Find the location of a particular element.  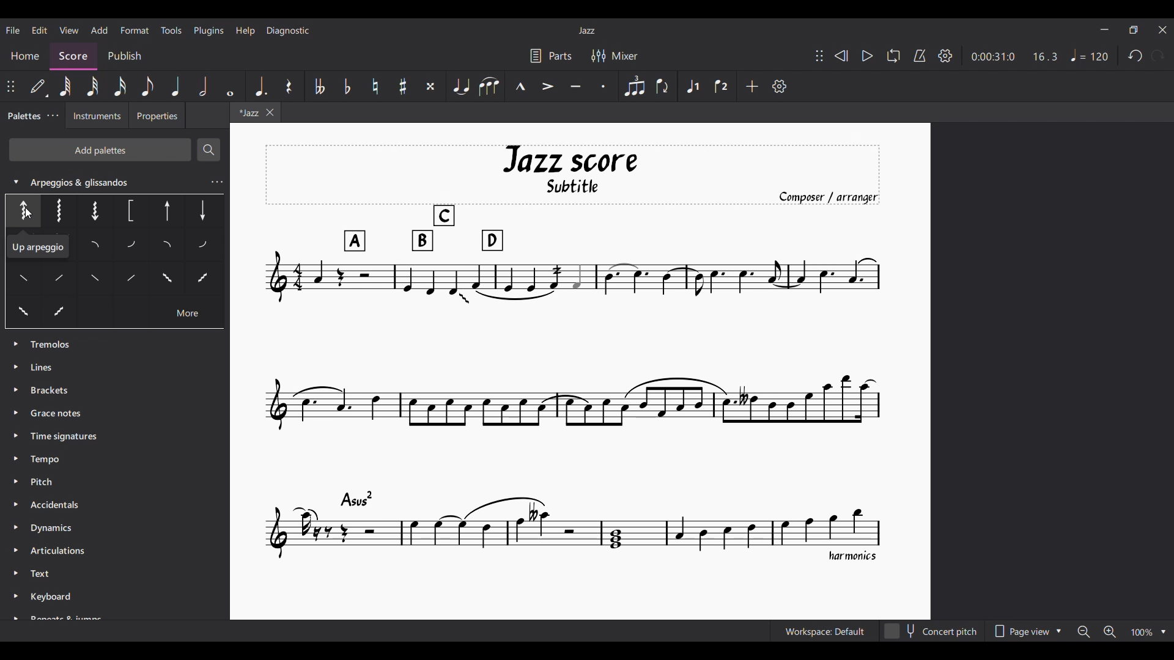

Zoom options is located at coordinates (1122, 631).